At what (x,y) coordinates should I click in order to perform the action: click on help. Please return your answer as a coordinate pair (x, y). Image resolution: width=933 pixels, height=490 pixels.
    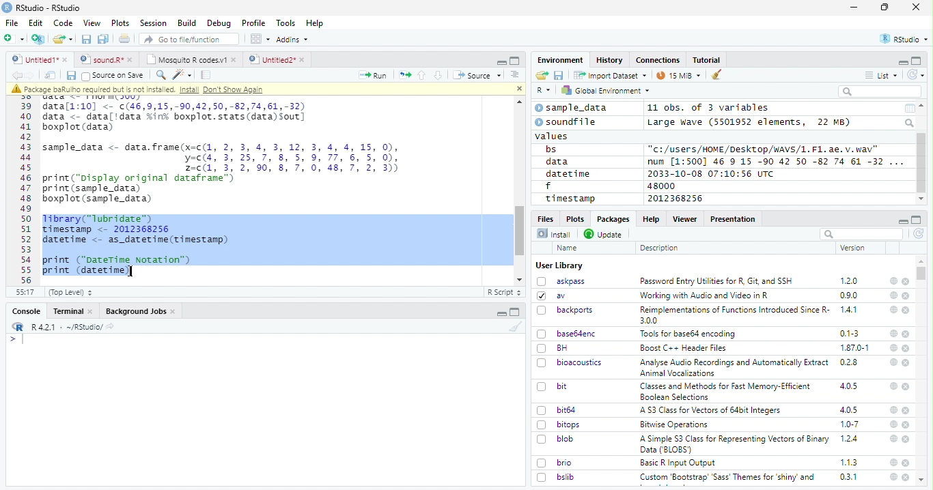
    Looking at the image, I should click on (893, 295).